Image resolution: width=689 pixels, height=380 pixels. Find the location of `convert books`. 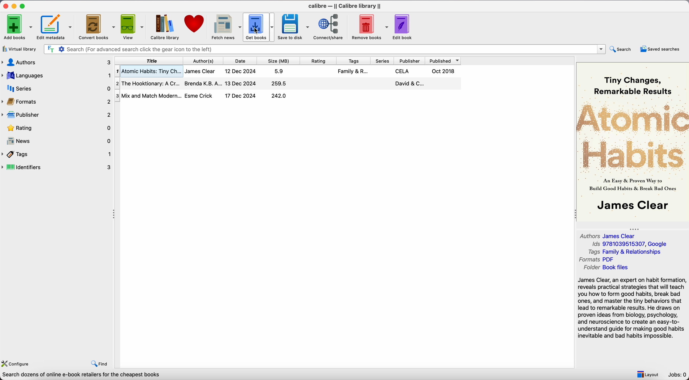

convert books is located at coordinates (96, 26).